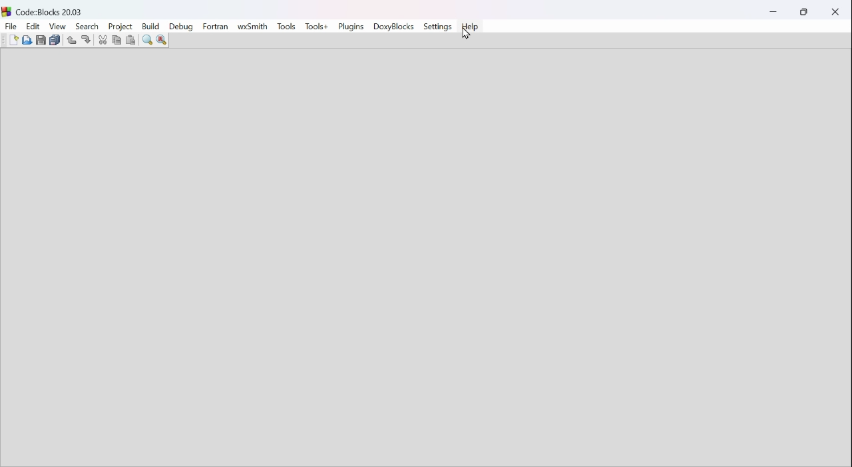  What do you see at coordinates (55, 42) in the screenshot?
I see `Save all` at bounding box center [55, 42].